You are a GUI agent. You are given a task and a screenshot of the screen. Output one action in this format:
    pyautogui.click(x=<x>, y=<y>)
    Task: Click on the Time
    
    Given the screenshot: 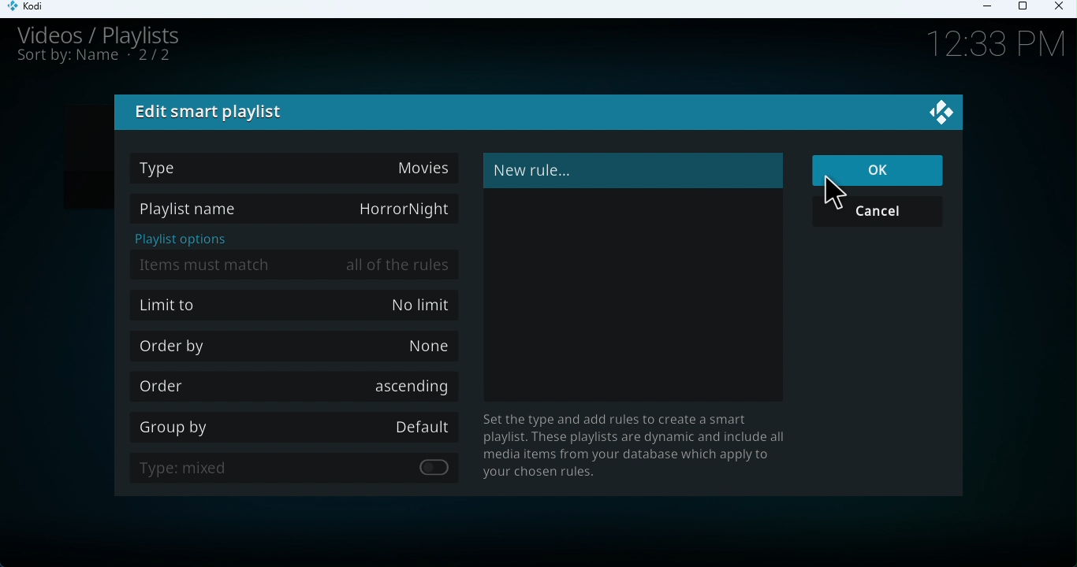 What is the action you would take?
    pyautogui.click(x=987, y=46)
    